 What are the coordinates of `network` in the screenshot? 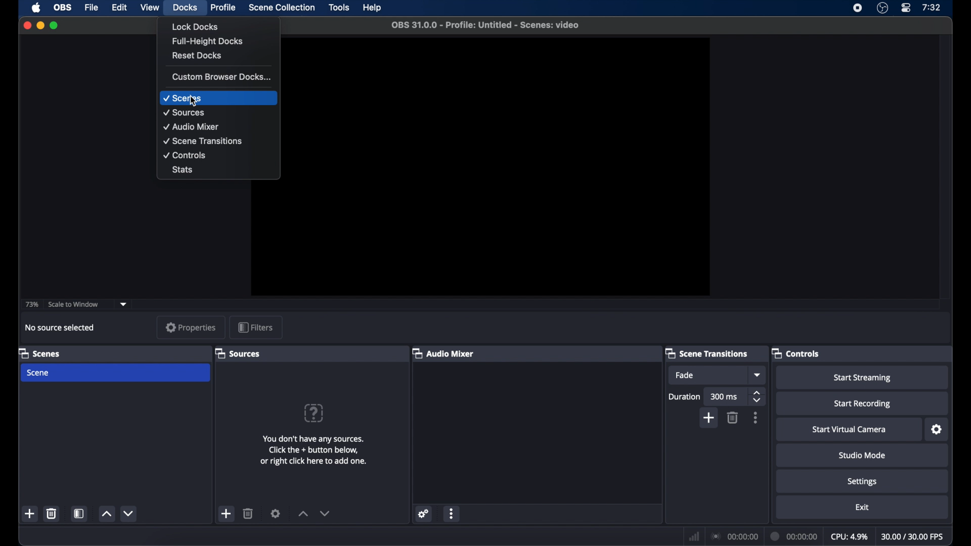 It's located at (694, 535).